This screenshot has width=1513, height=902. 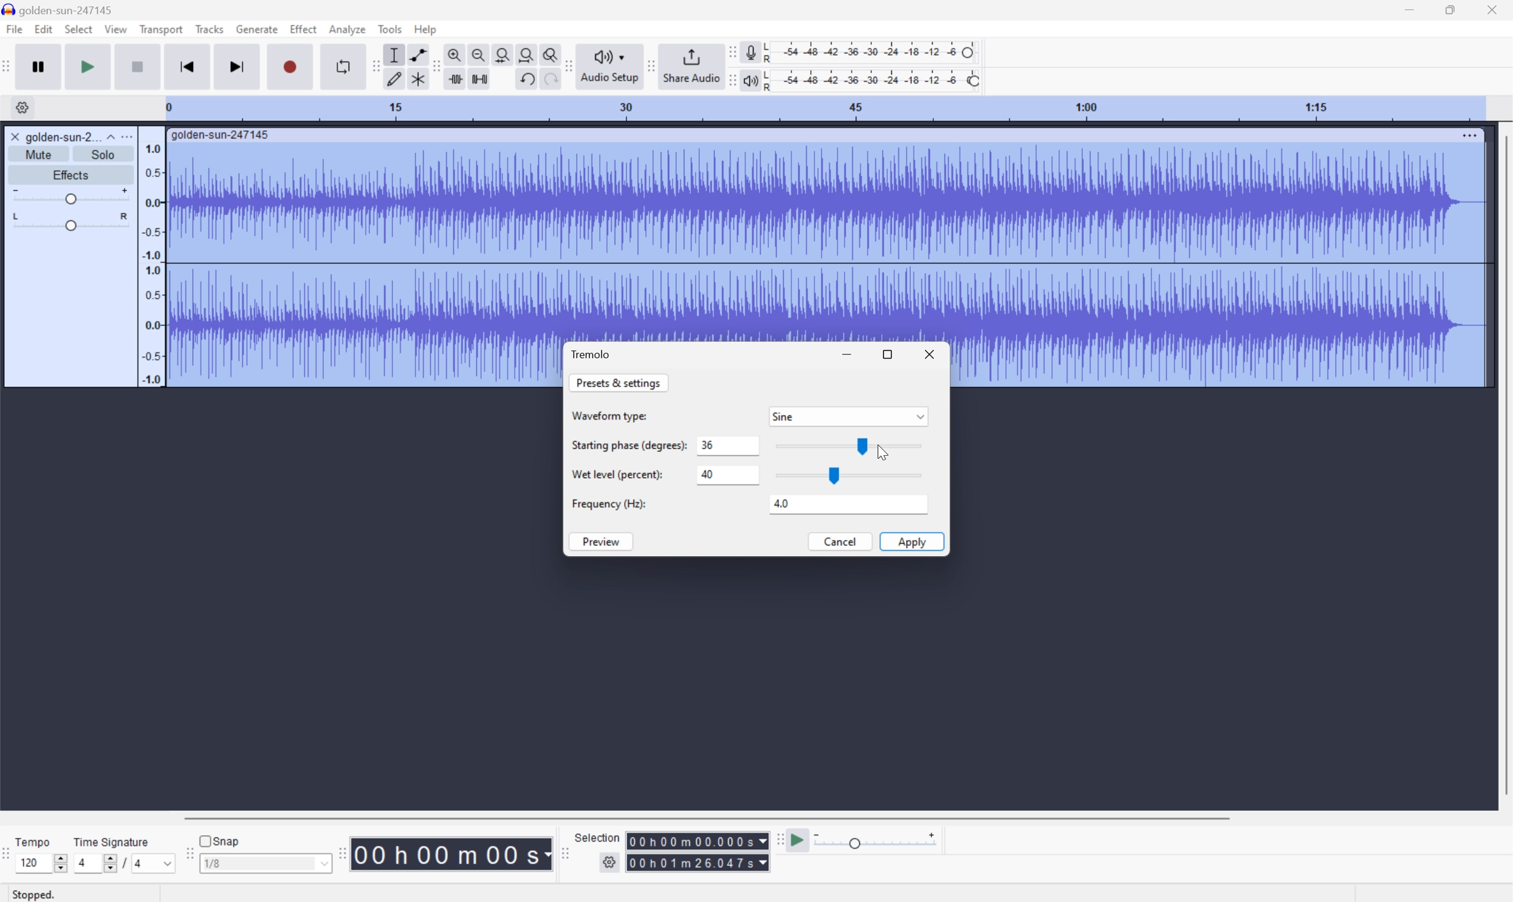 What do you see at coordinates (778, 838) in the screenshot?
I see `Audacity play at speed toolbar` at bounding box center [778, 838].